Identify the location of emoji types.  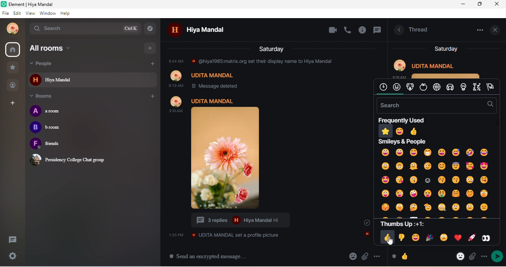
(436, 87).